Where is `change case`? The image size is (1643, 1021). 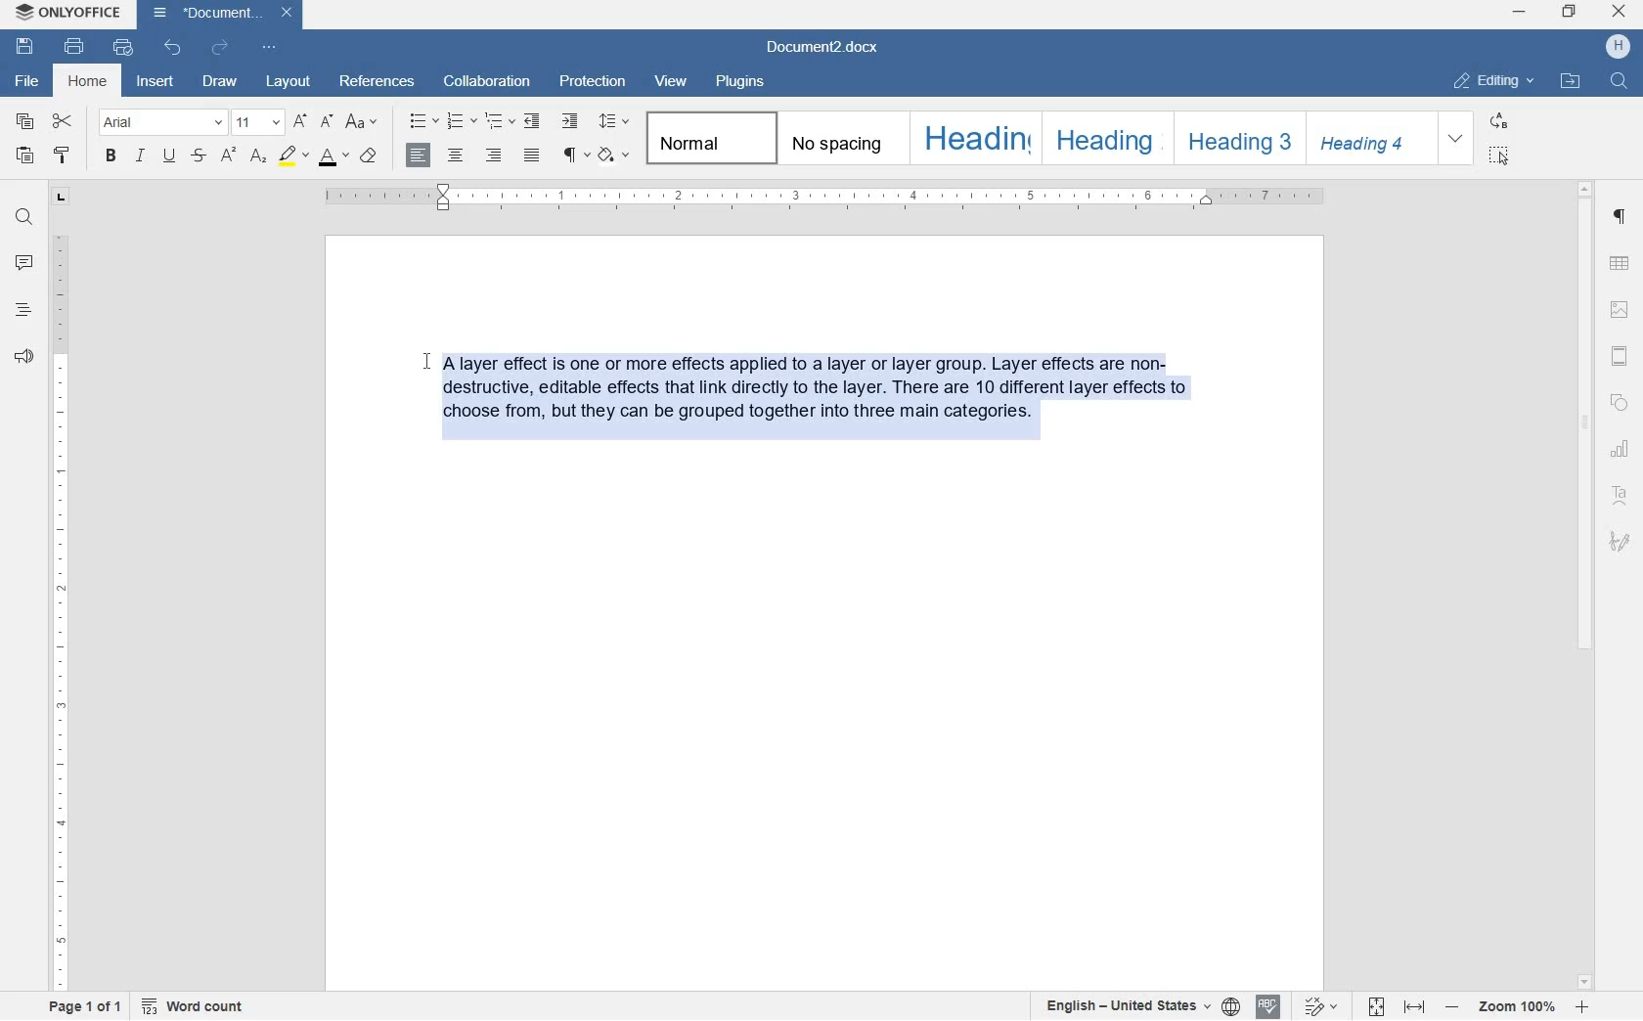 change case is located at coordinates (363, 122).